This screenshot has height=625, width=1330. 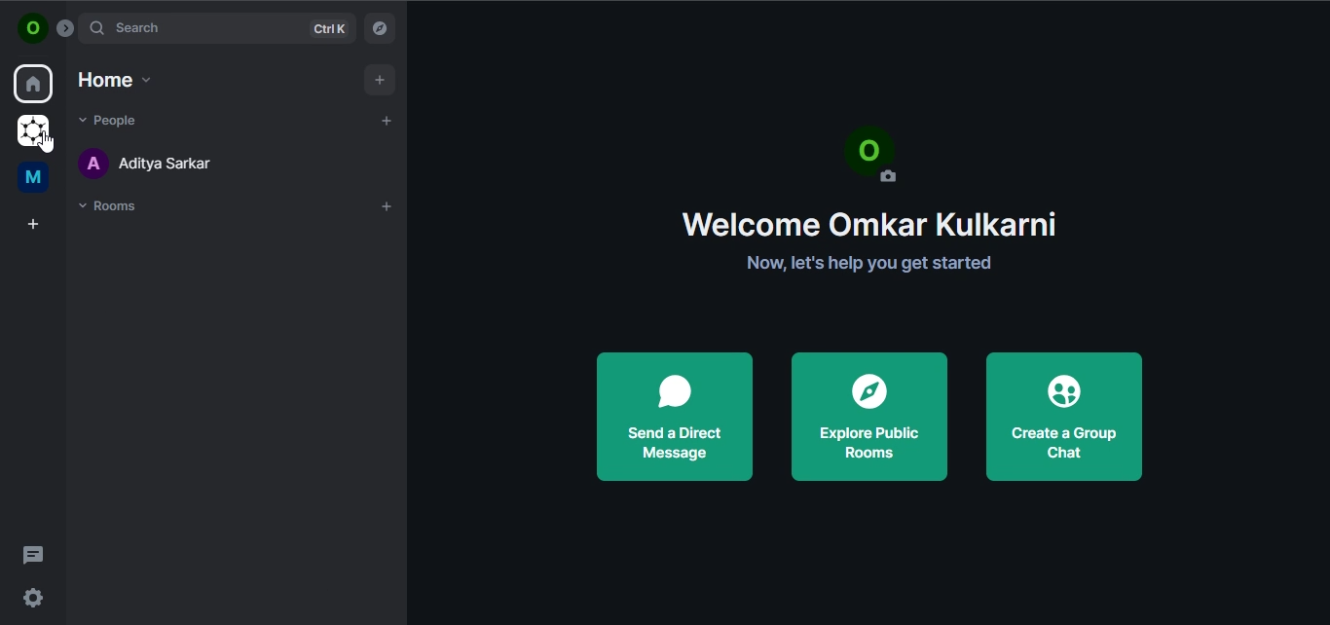 What do you see at coordinates (35, 225) in the screenshot?
I see `create a space` at bounding box center [35, 225].